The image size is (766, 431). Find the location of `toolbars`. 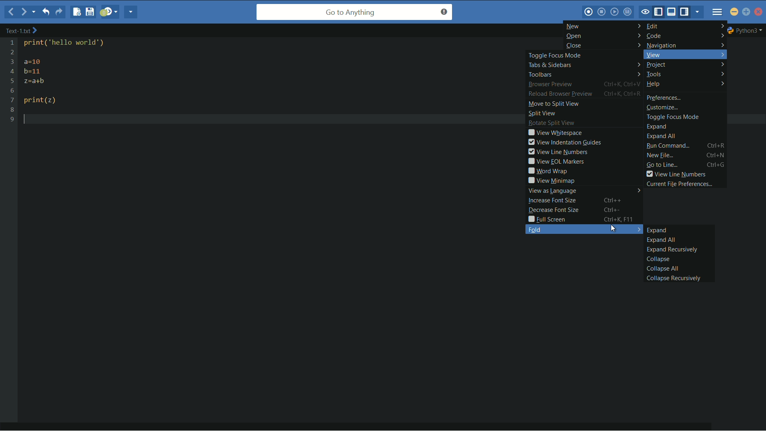

toolbars is located at coordinates (584, 75).